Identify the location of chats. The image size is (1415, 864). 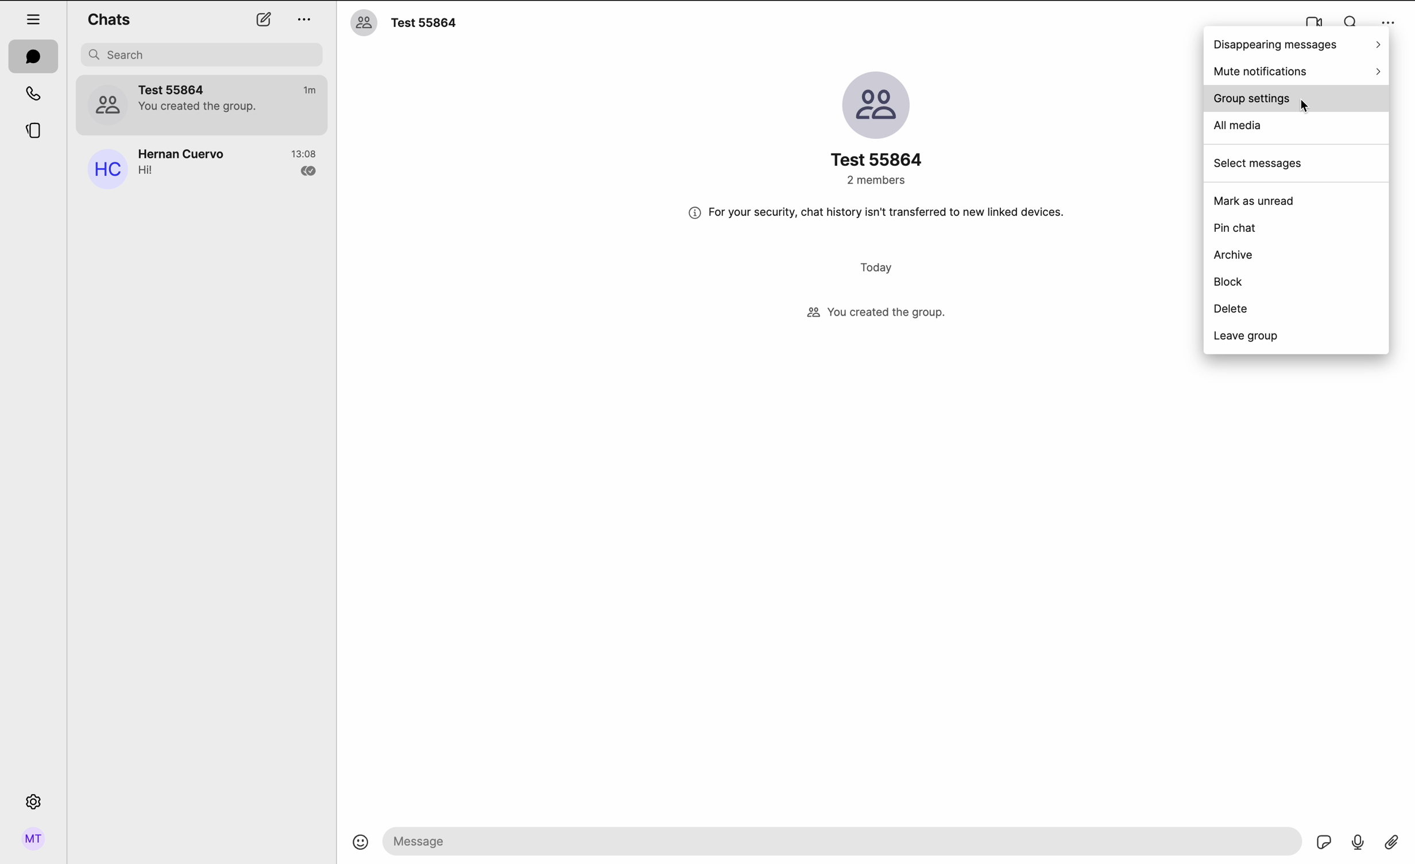
(34, 57).